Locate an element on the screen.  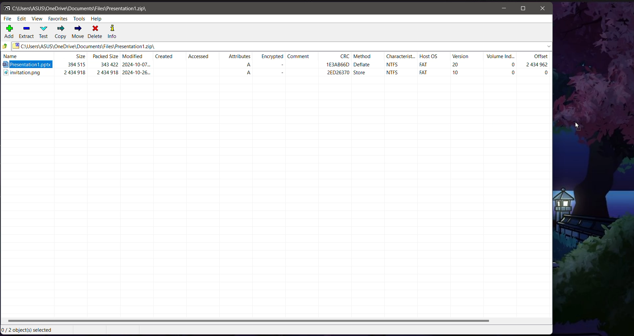
Extract is located at coordinates (27, 33).